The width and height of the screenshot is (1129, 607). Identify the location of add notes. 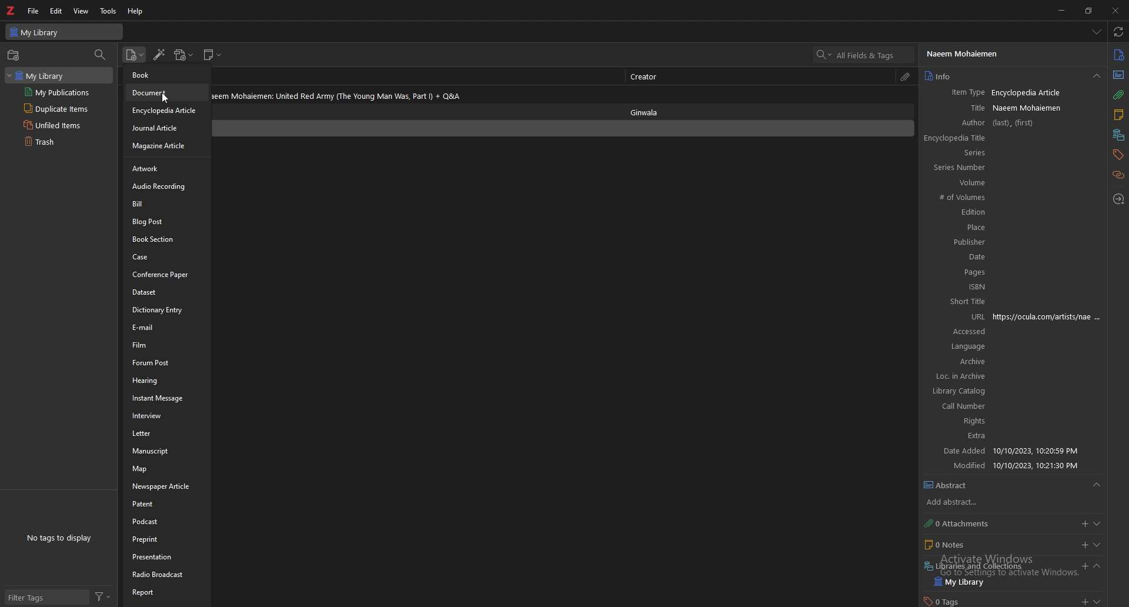
(1084, 545).